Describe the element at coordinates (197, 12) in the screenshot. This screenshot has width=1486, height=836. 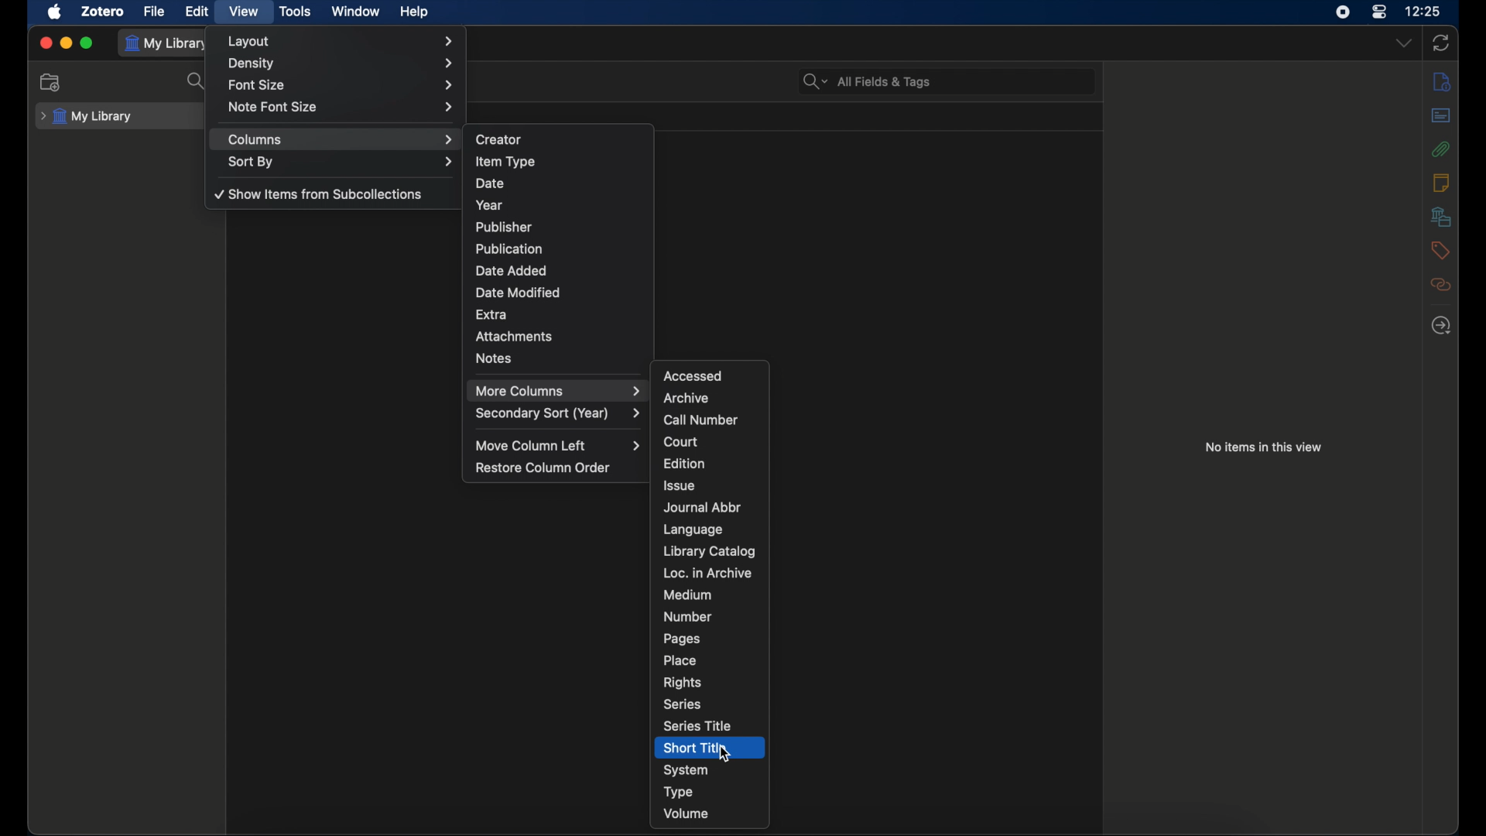
I see `edit` at that location.